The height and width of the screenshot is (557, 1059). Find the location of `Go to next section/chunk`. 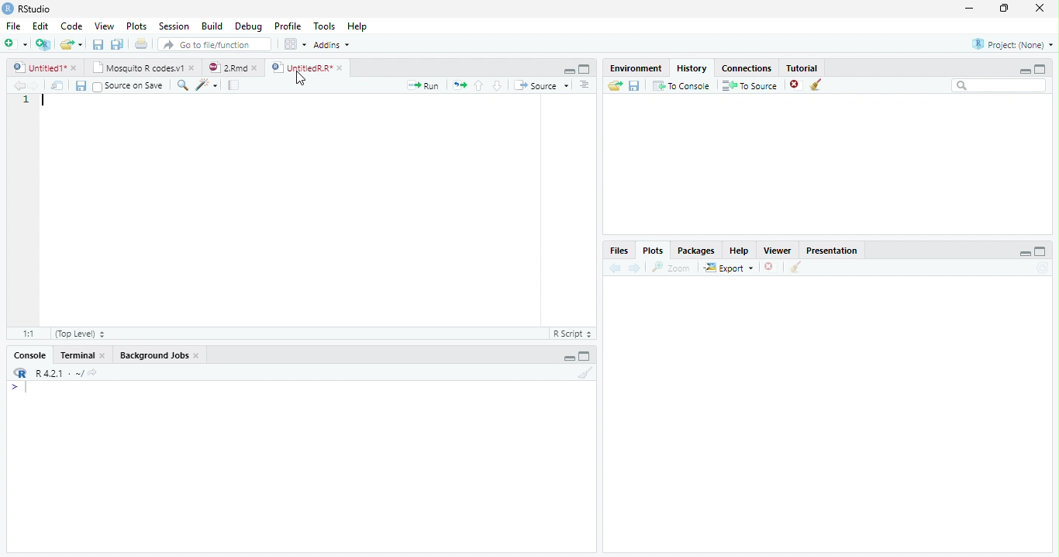

Go to next section/chunk is located at coordinates (497, 85).